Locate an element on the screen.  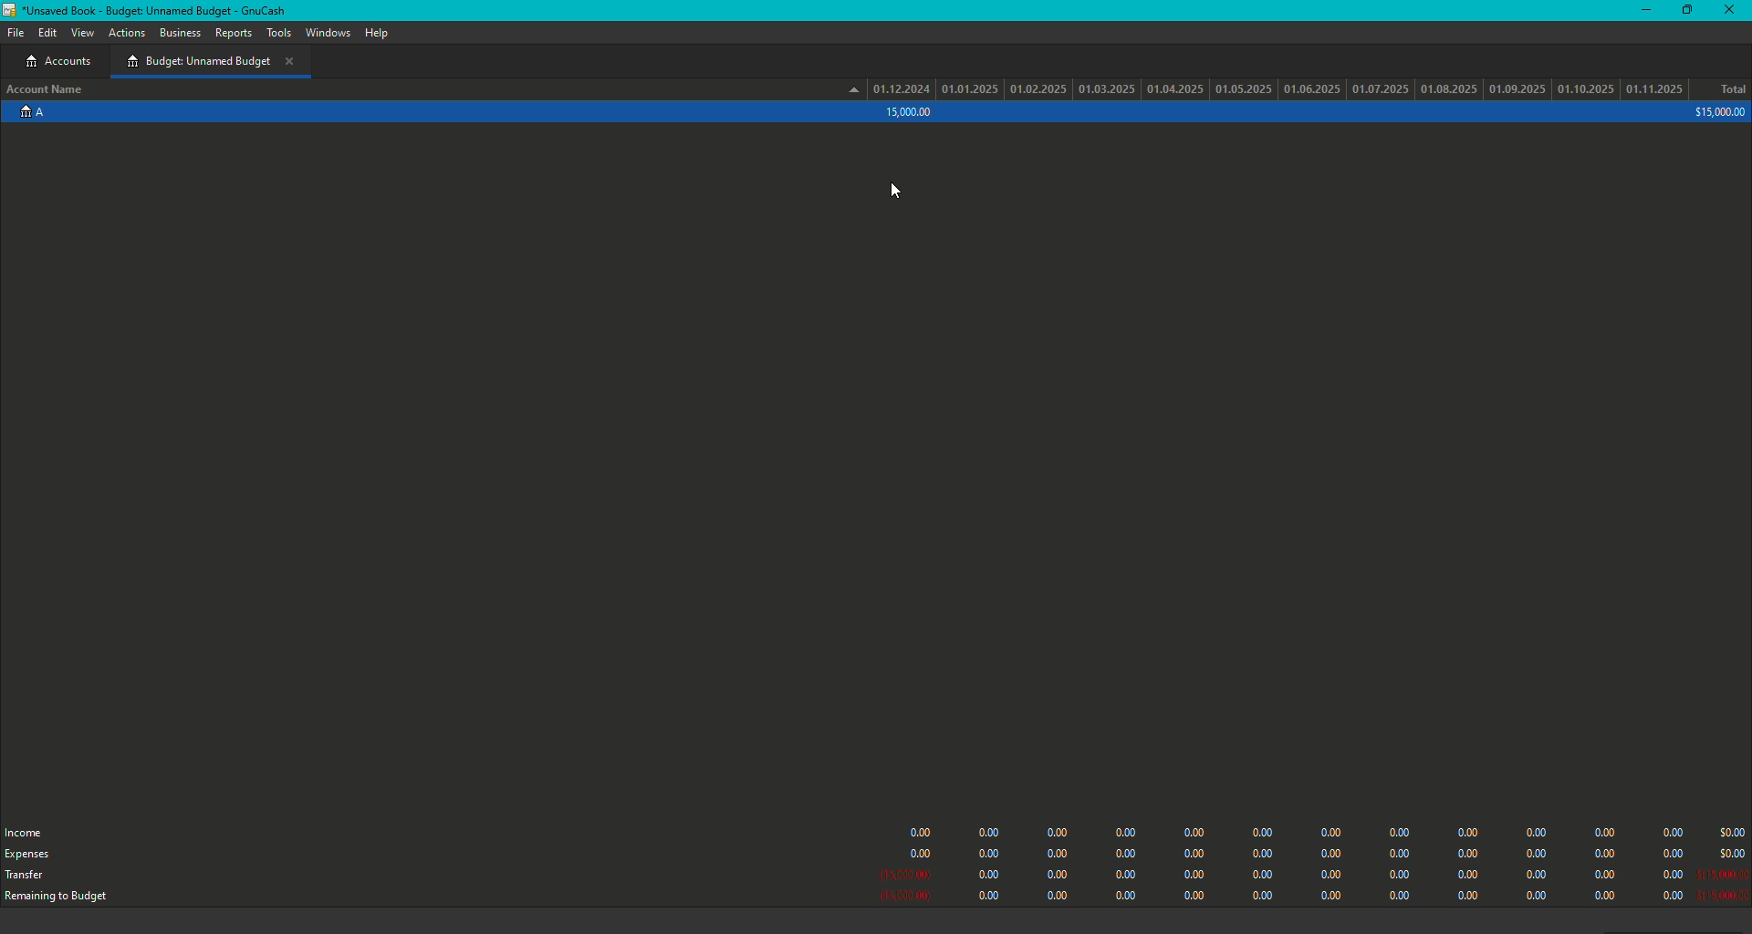
Account name is located at coordinates (47, 91).